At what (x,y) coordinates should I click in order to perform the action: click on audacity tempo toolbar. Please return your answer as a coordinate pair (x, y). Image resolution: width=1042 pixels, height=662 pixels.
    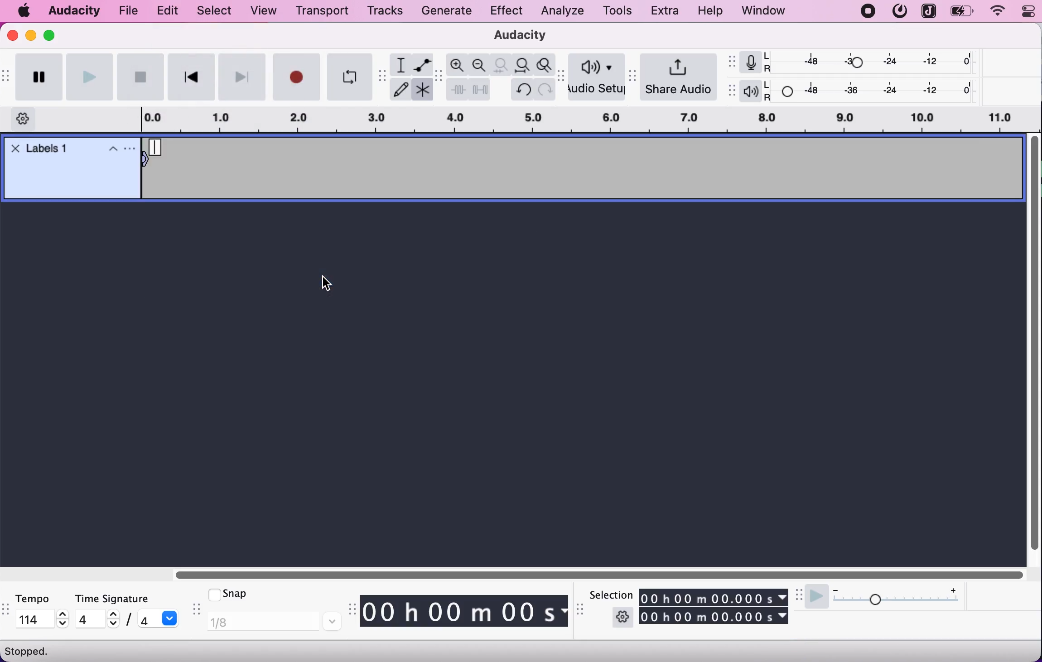
    Looking at the image, I should click on (6, 611).